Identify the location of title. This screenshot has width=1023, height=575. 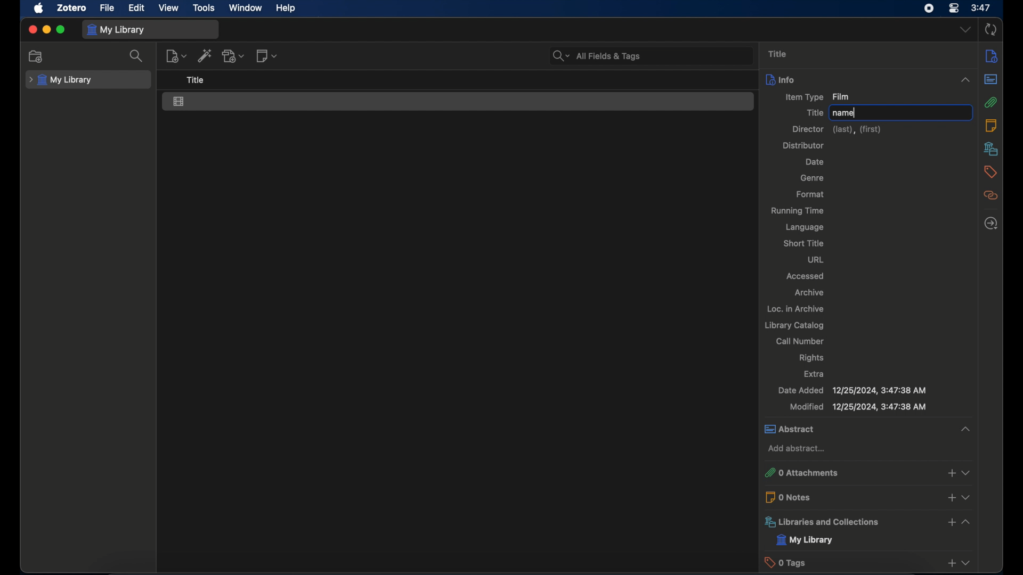
(777, 54).